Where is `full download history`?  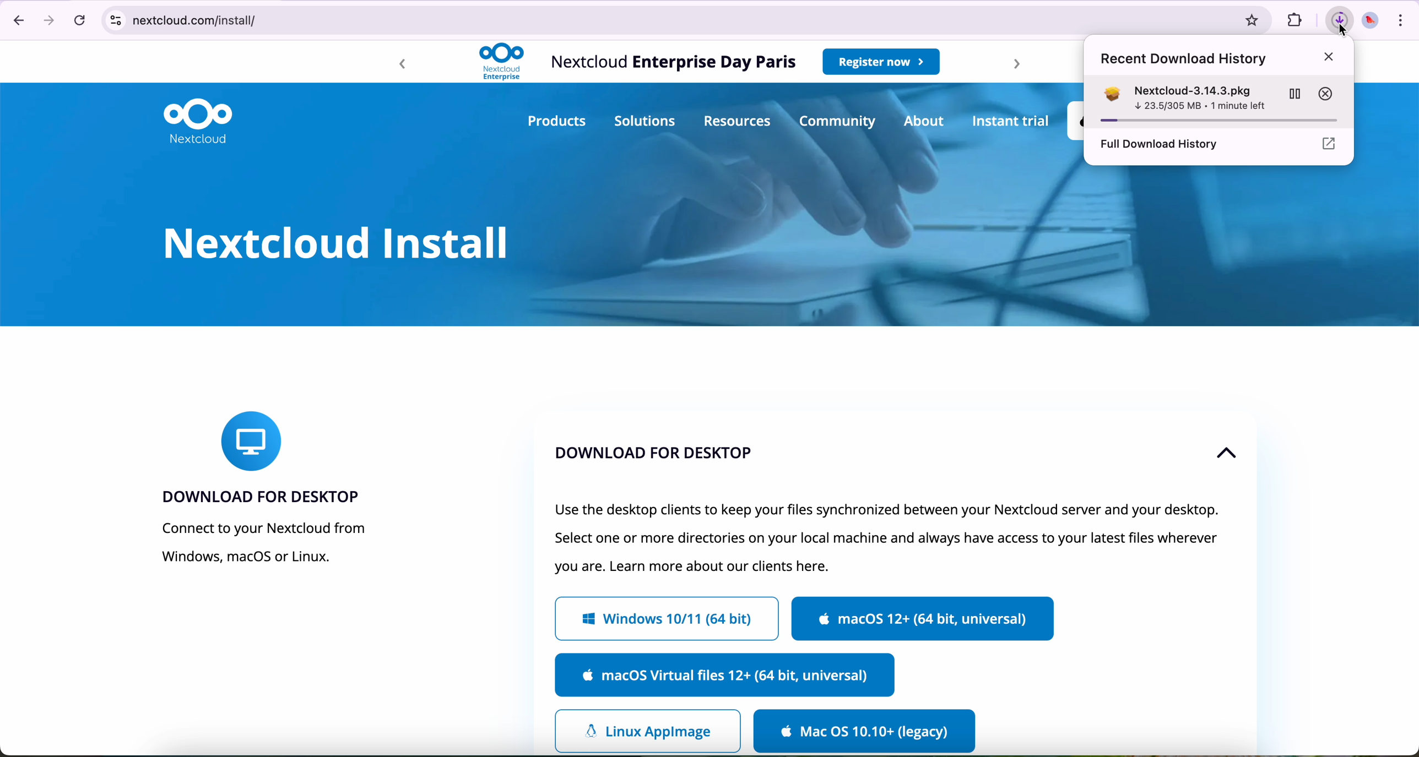 full download history is located at coordinates (1220, 144).